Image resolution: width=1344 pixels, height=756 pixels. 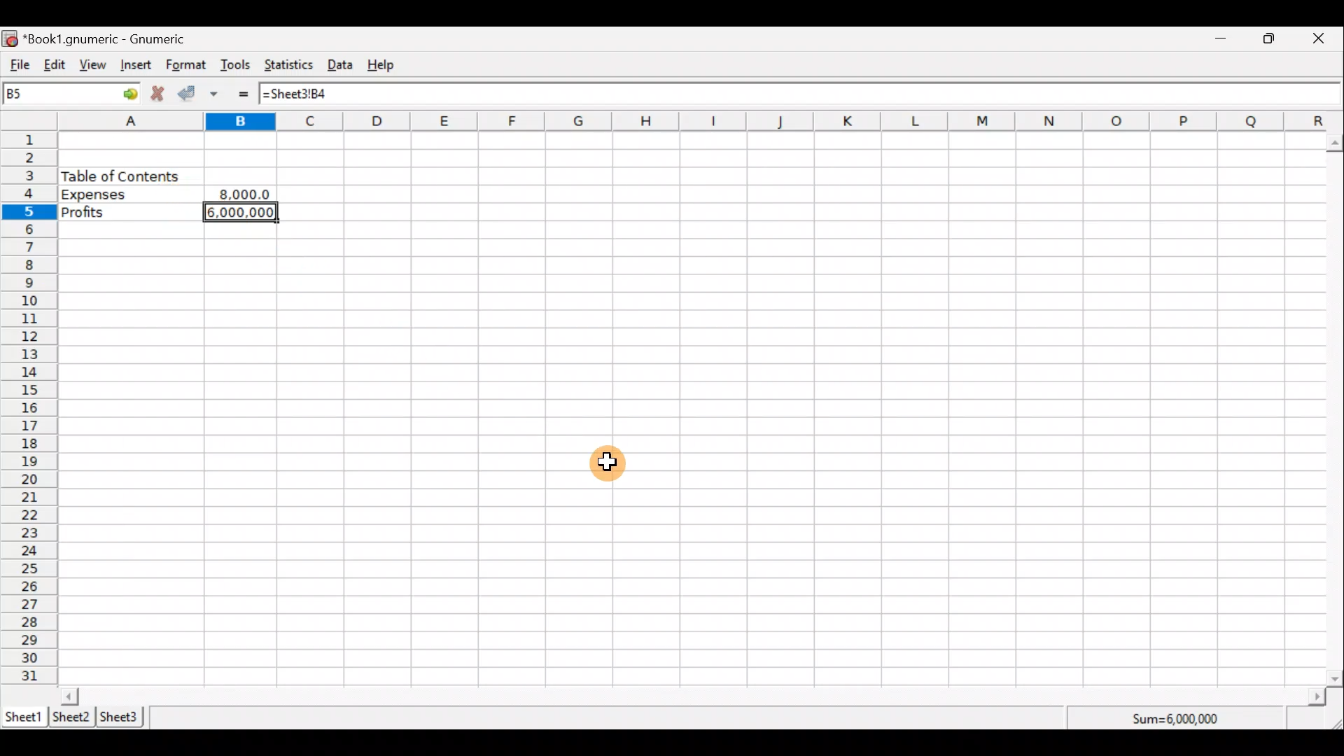 I want to click on alphabets row, so click(x=680, y=122).